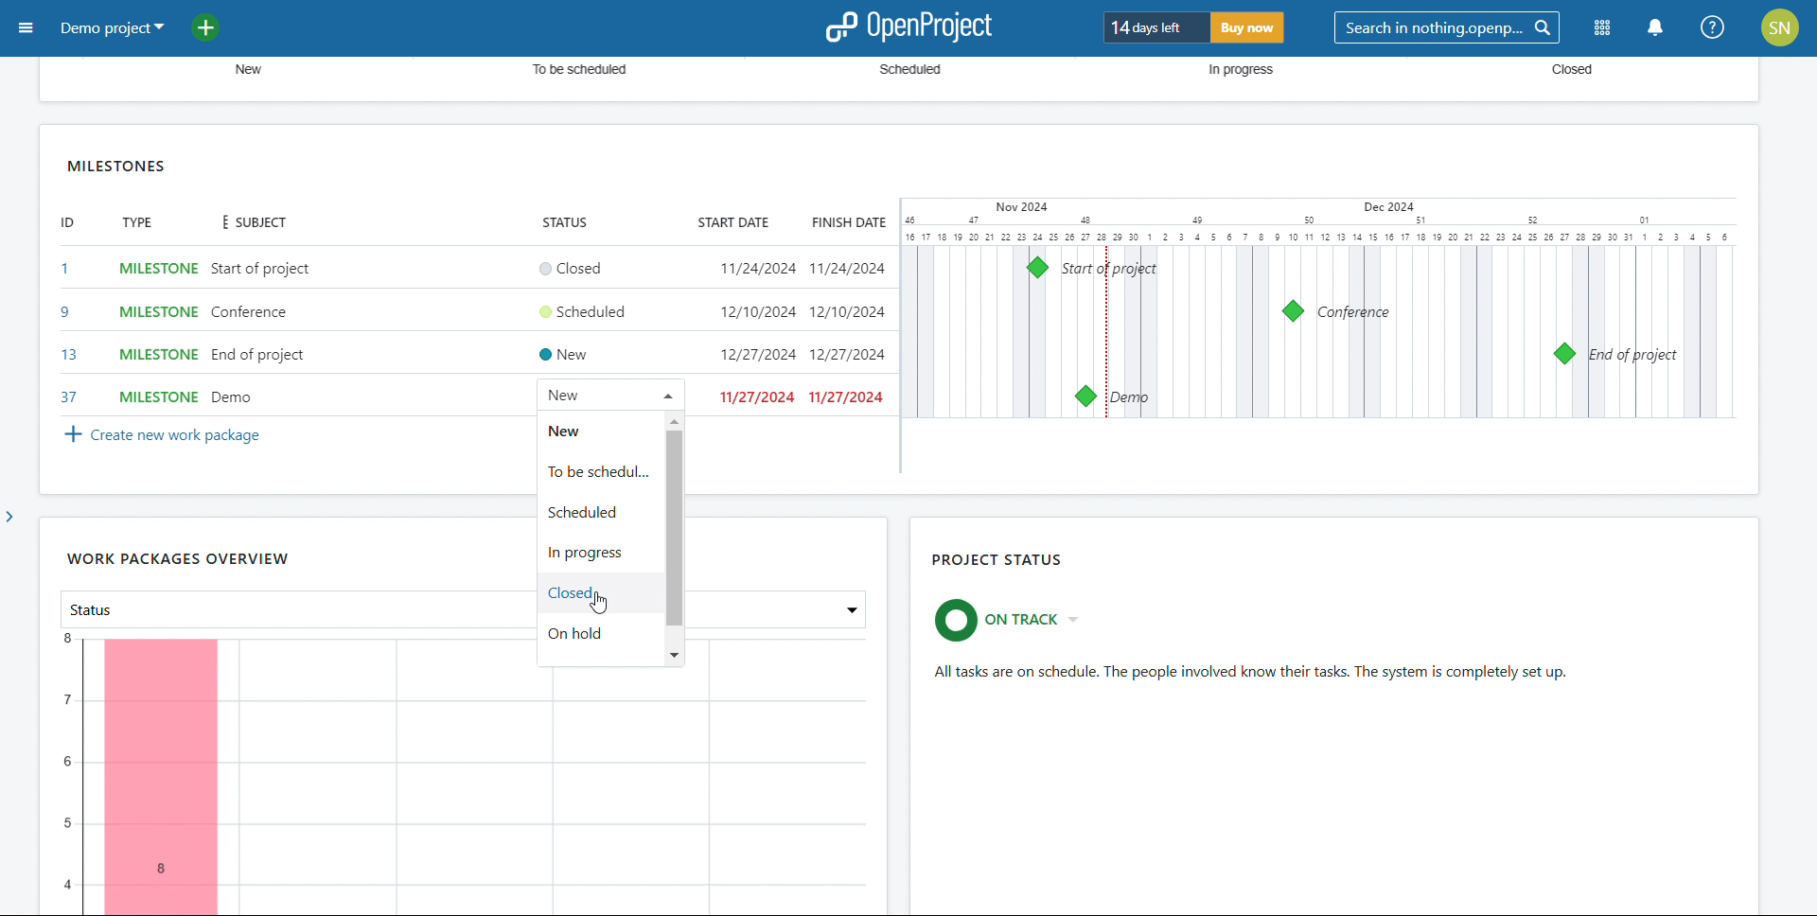 The width and height of the screenshot is (1817, 916). Describe the element at coordinates (241, 70) in the screenshot. I see `new` at that location.